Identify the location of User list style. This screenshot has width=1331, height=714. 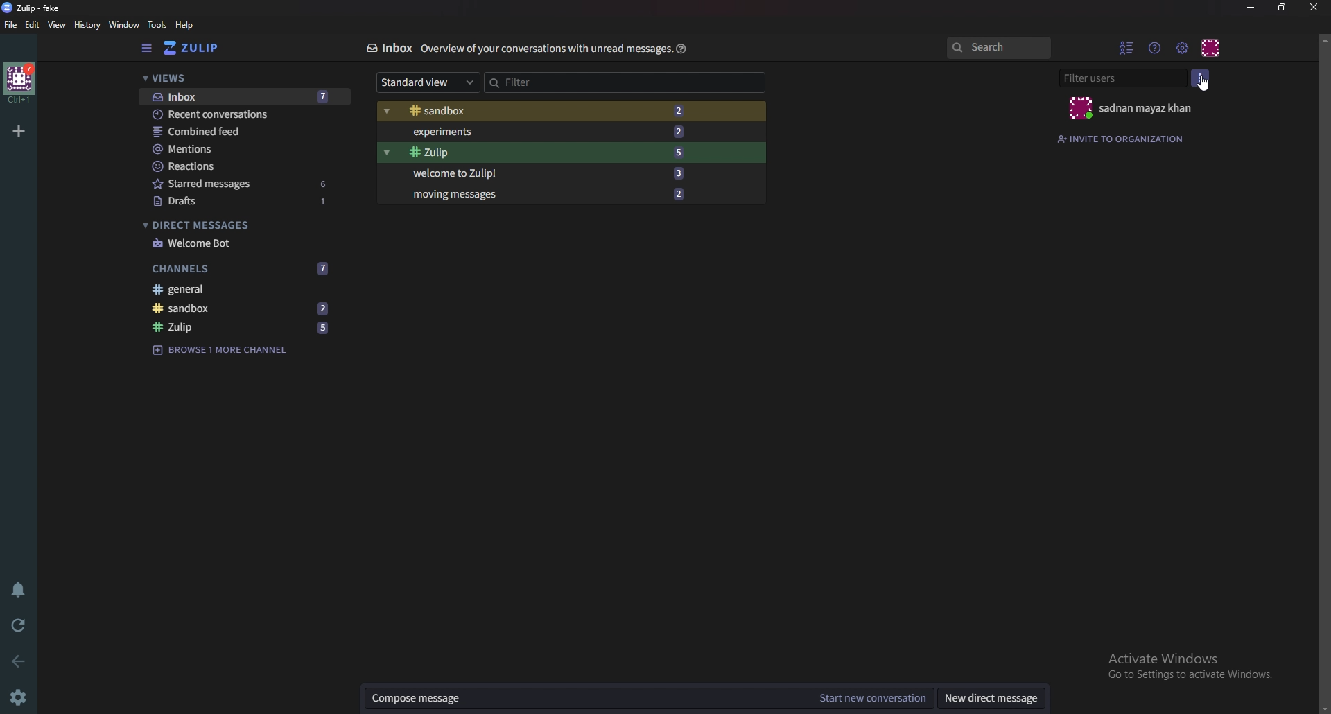
(1201, 78).